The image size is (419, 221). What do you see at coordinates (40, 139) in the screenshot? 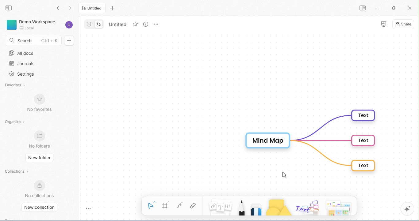
I see `no folders` at bounding box center [40, 139].